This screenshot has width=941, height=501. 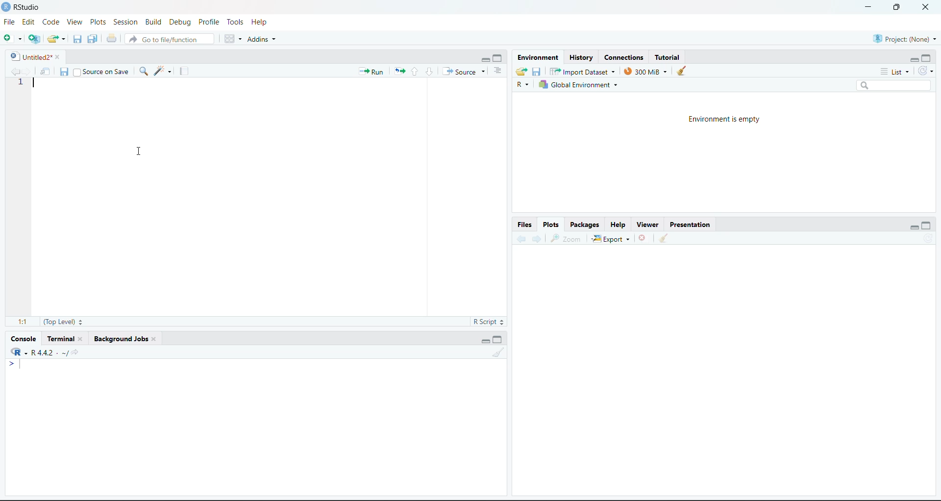 I want to click on 300MB, so click(x=649, y=71).